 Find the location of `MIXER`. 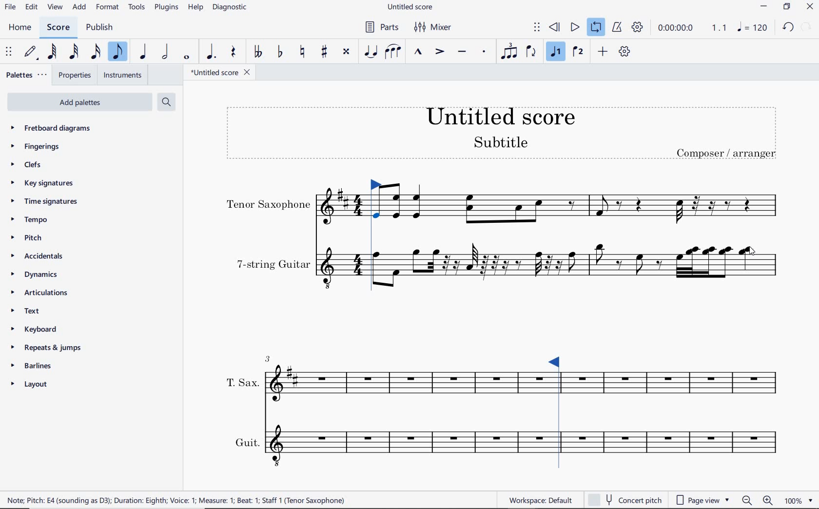

MIXER is located at coordinates (438, 28).